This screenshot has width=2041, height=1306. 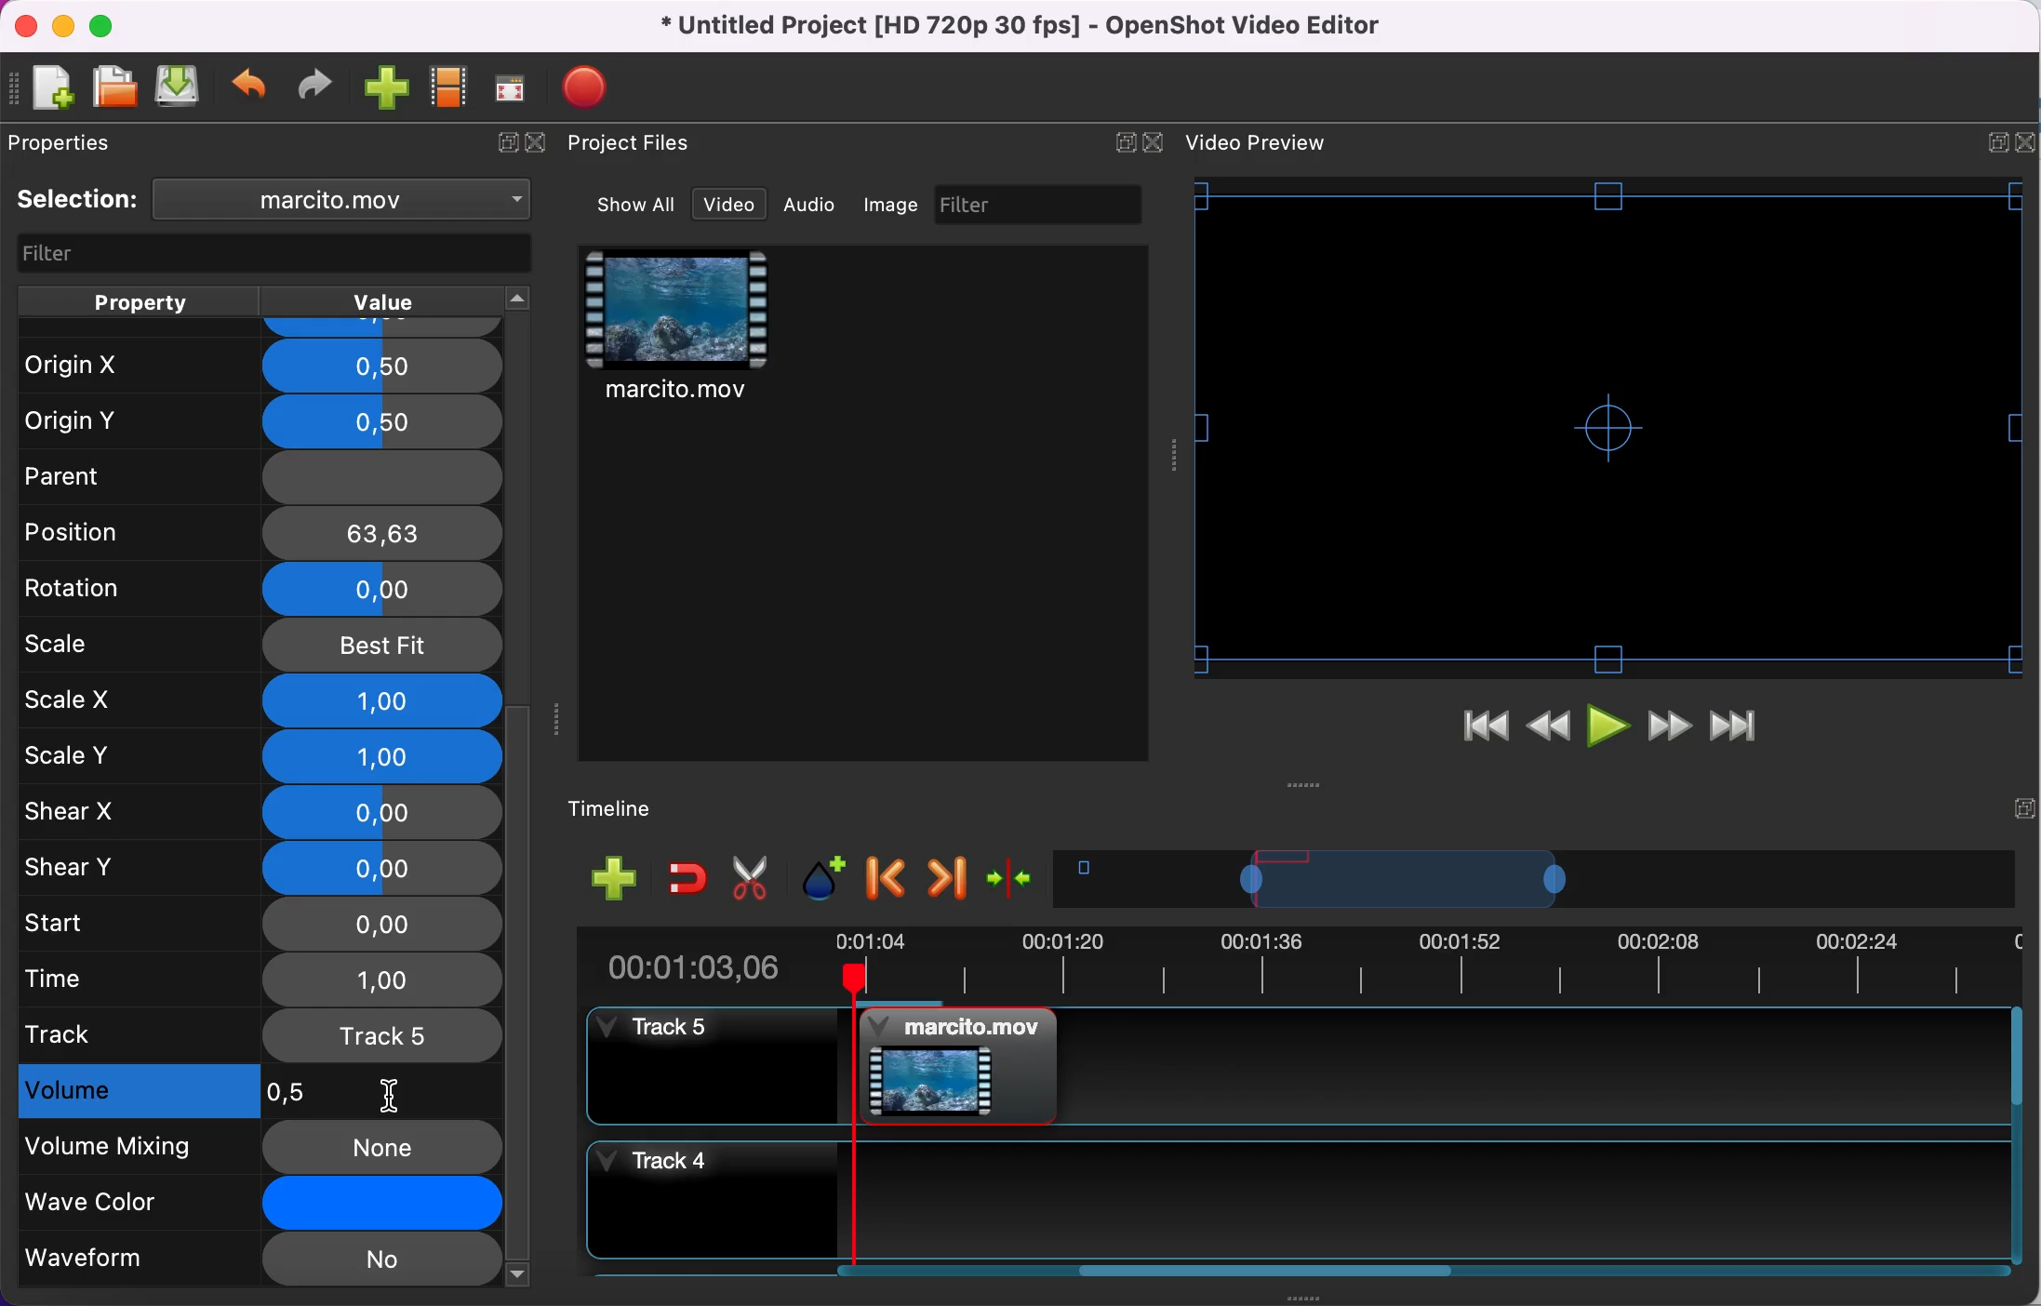 I want to click on Vertical slide bar, so click(x=2017, y=1135).